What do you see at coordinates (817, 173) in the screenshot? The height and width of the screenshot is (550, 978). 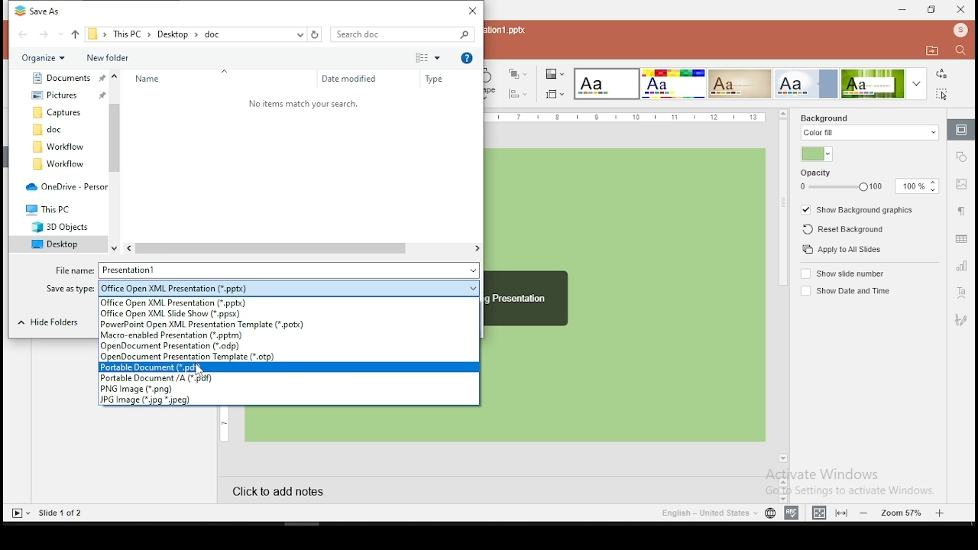 I see `opacity` at bounding box center [817, 173].